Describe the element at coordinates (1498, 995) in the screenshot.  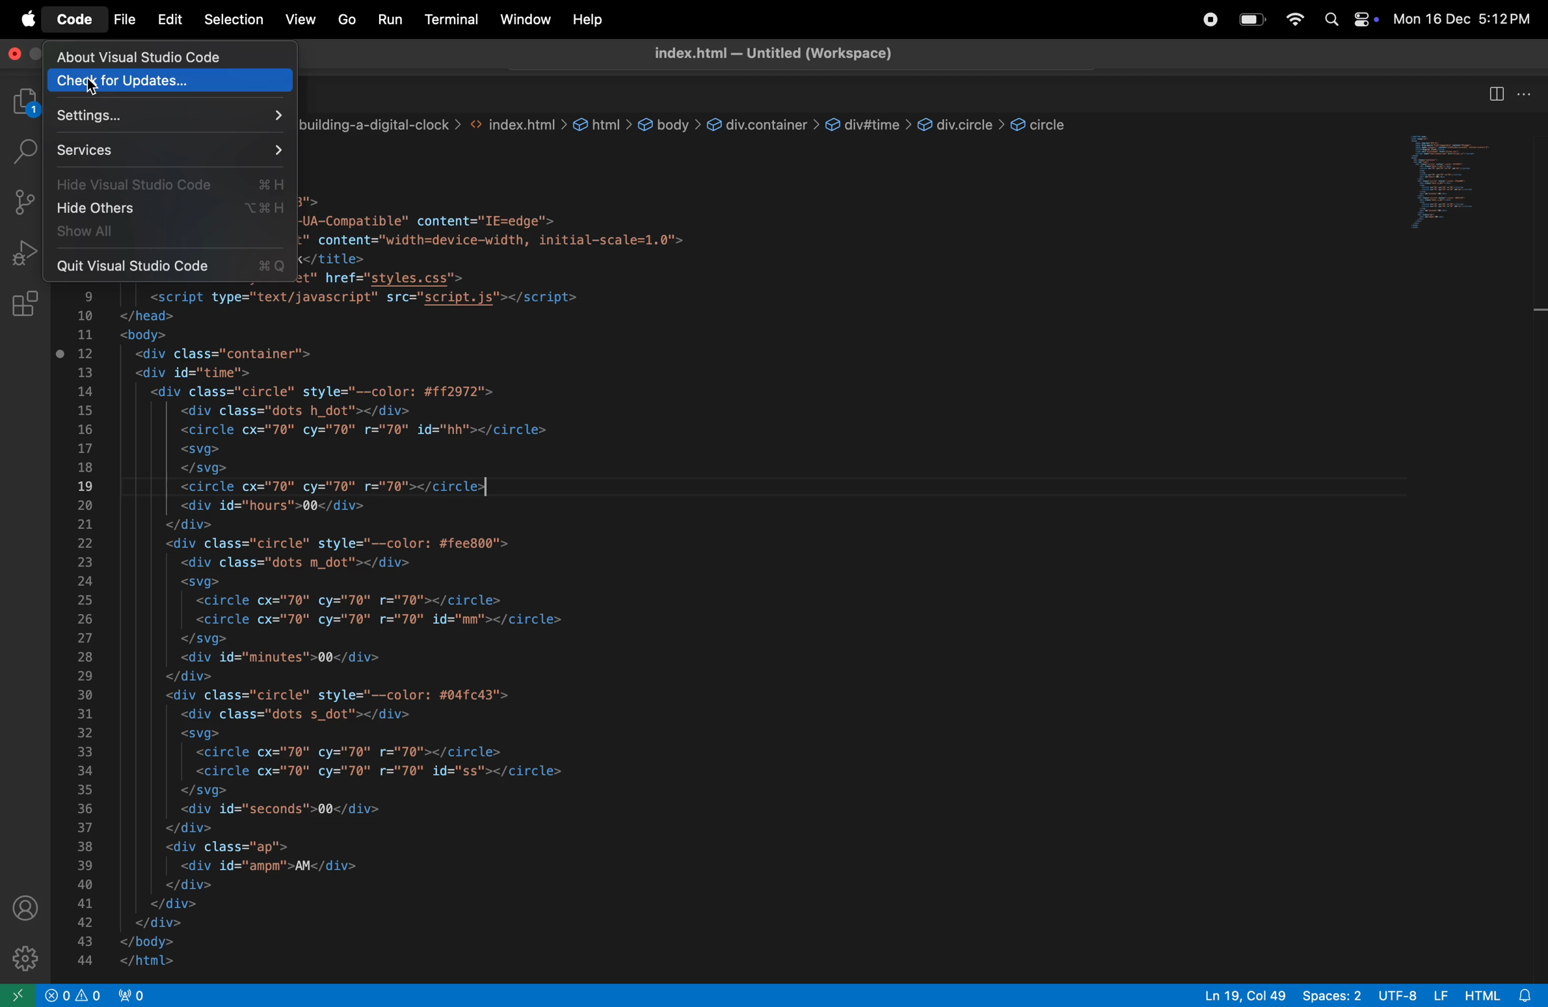
I see `html 8` at that location.